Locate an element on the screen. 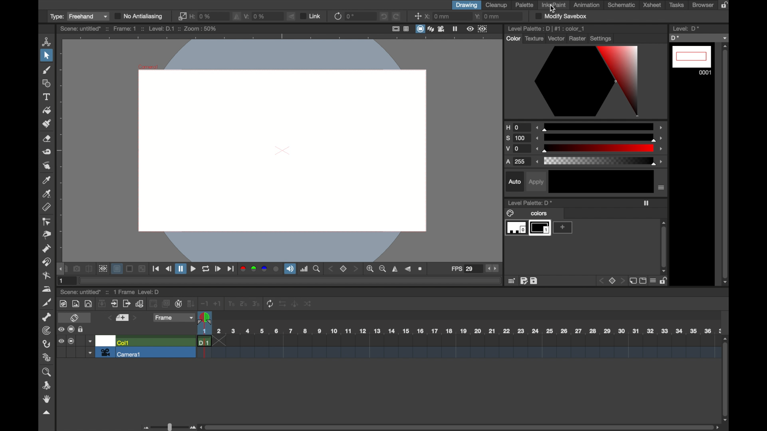  scroll box is located at coordinates (461, 427).